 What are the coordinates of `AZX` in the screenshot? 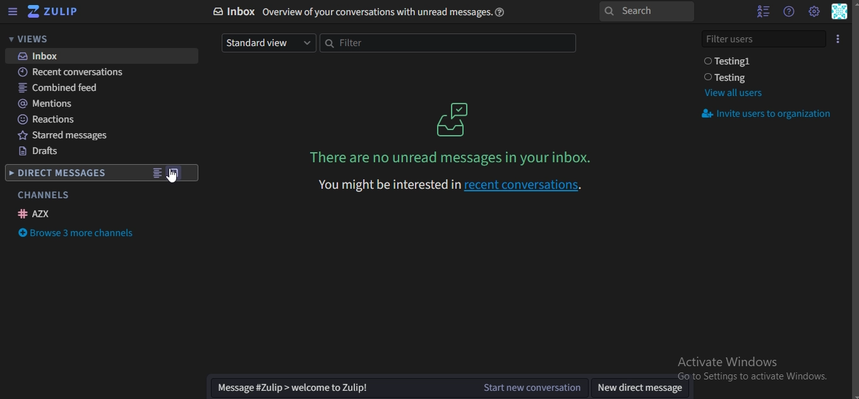 It's located at (36, 213).